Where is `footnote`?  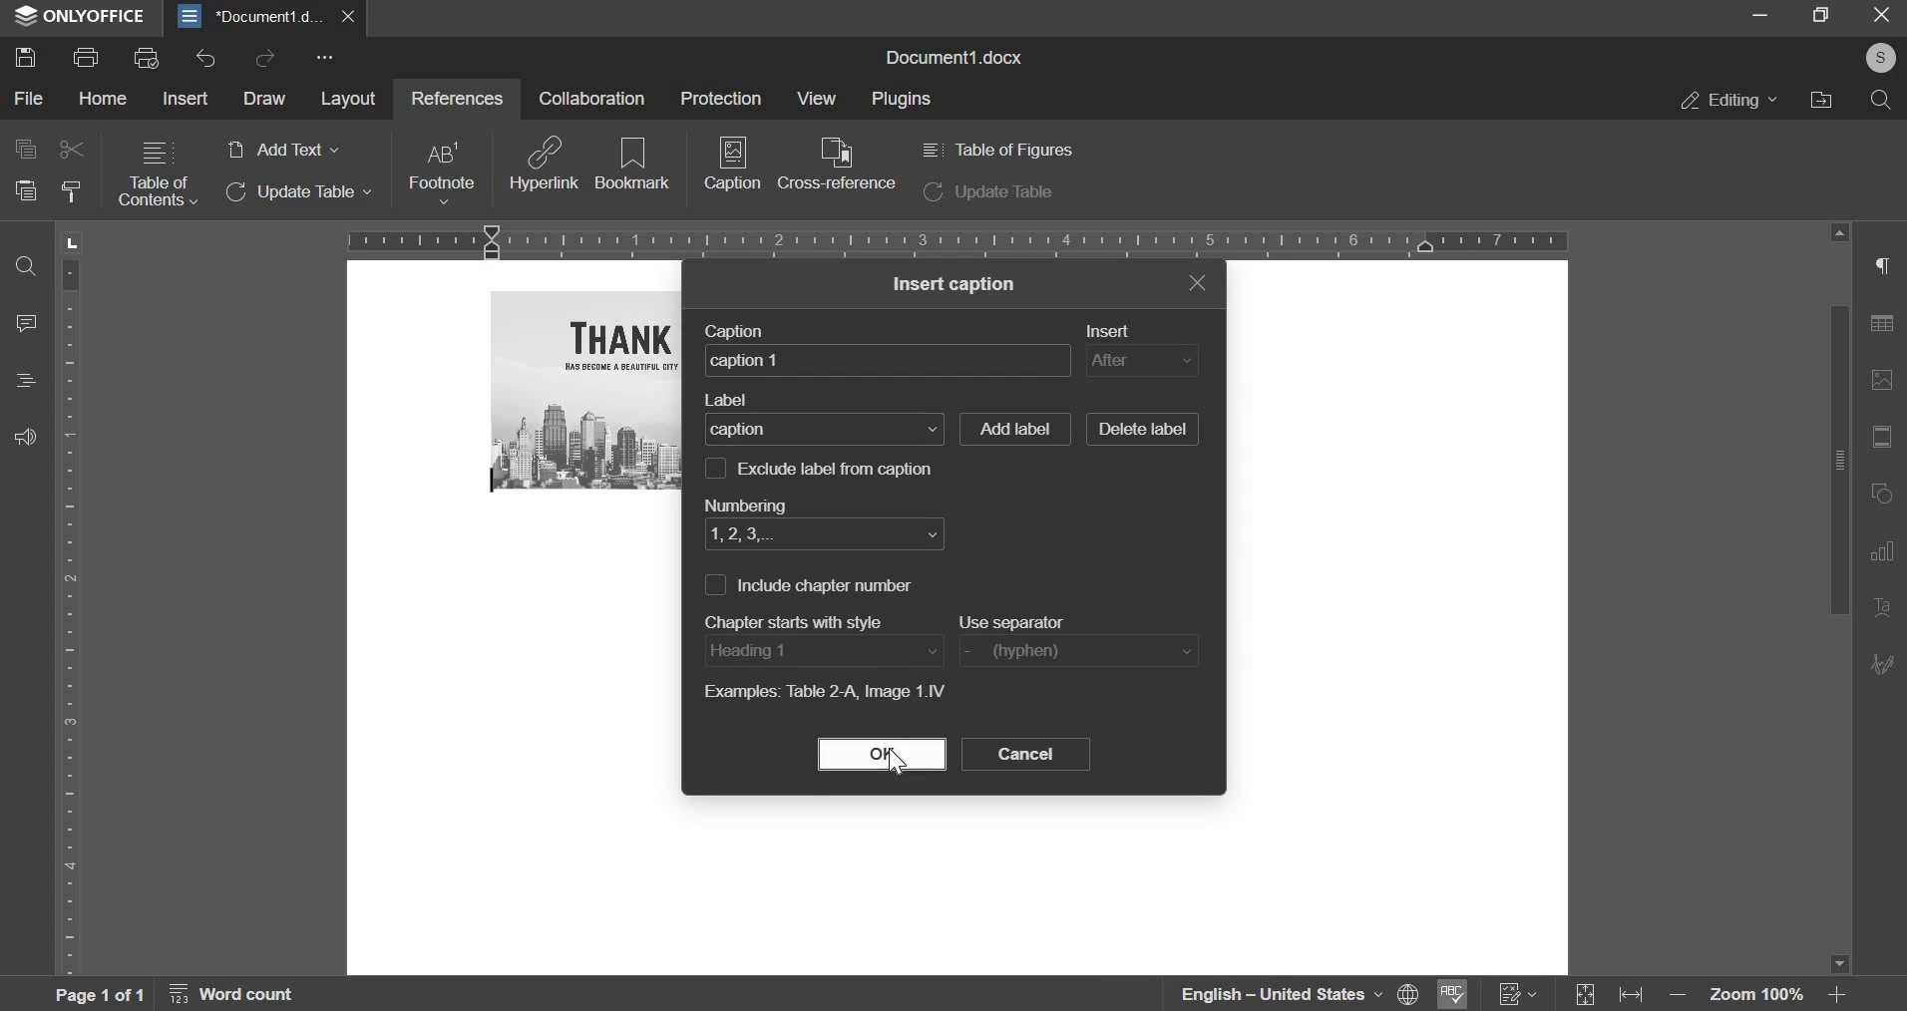
footnote is located at coordinates (440, 172).